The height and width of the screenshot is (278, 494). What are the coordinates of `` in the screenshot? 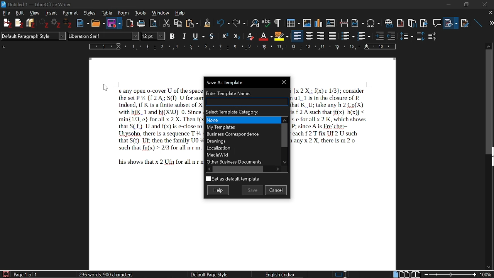 It's located at (69, 24).